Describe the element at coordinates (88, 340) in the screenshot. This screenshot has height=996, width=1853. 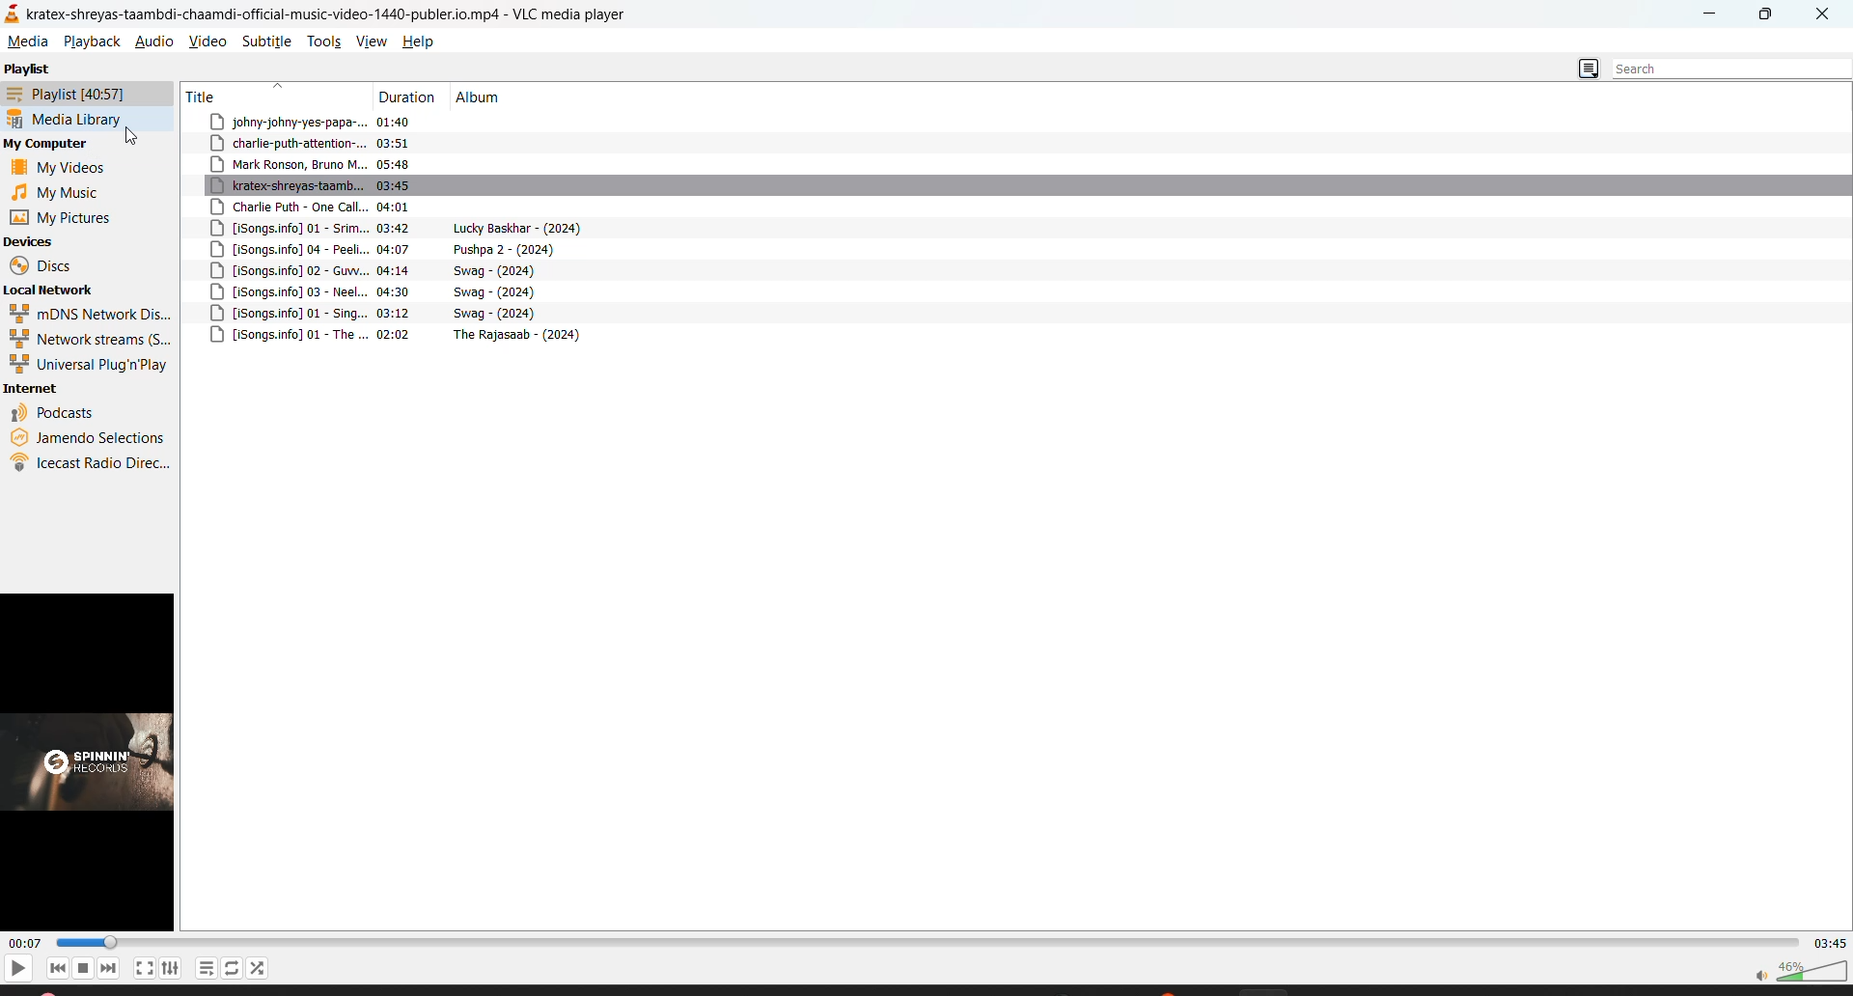
I see `network streams` at that location.